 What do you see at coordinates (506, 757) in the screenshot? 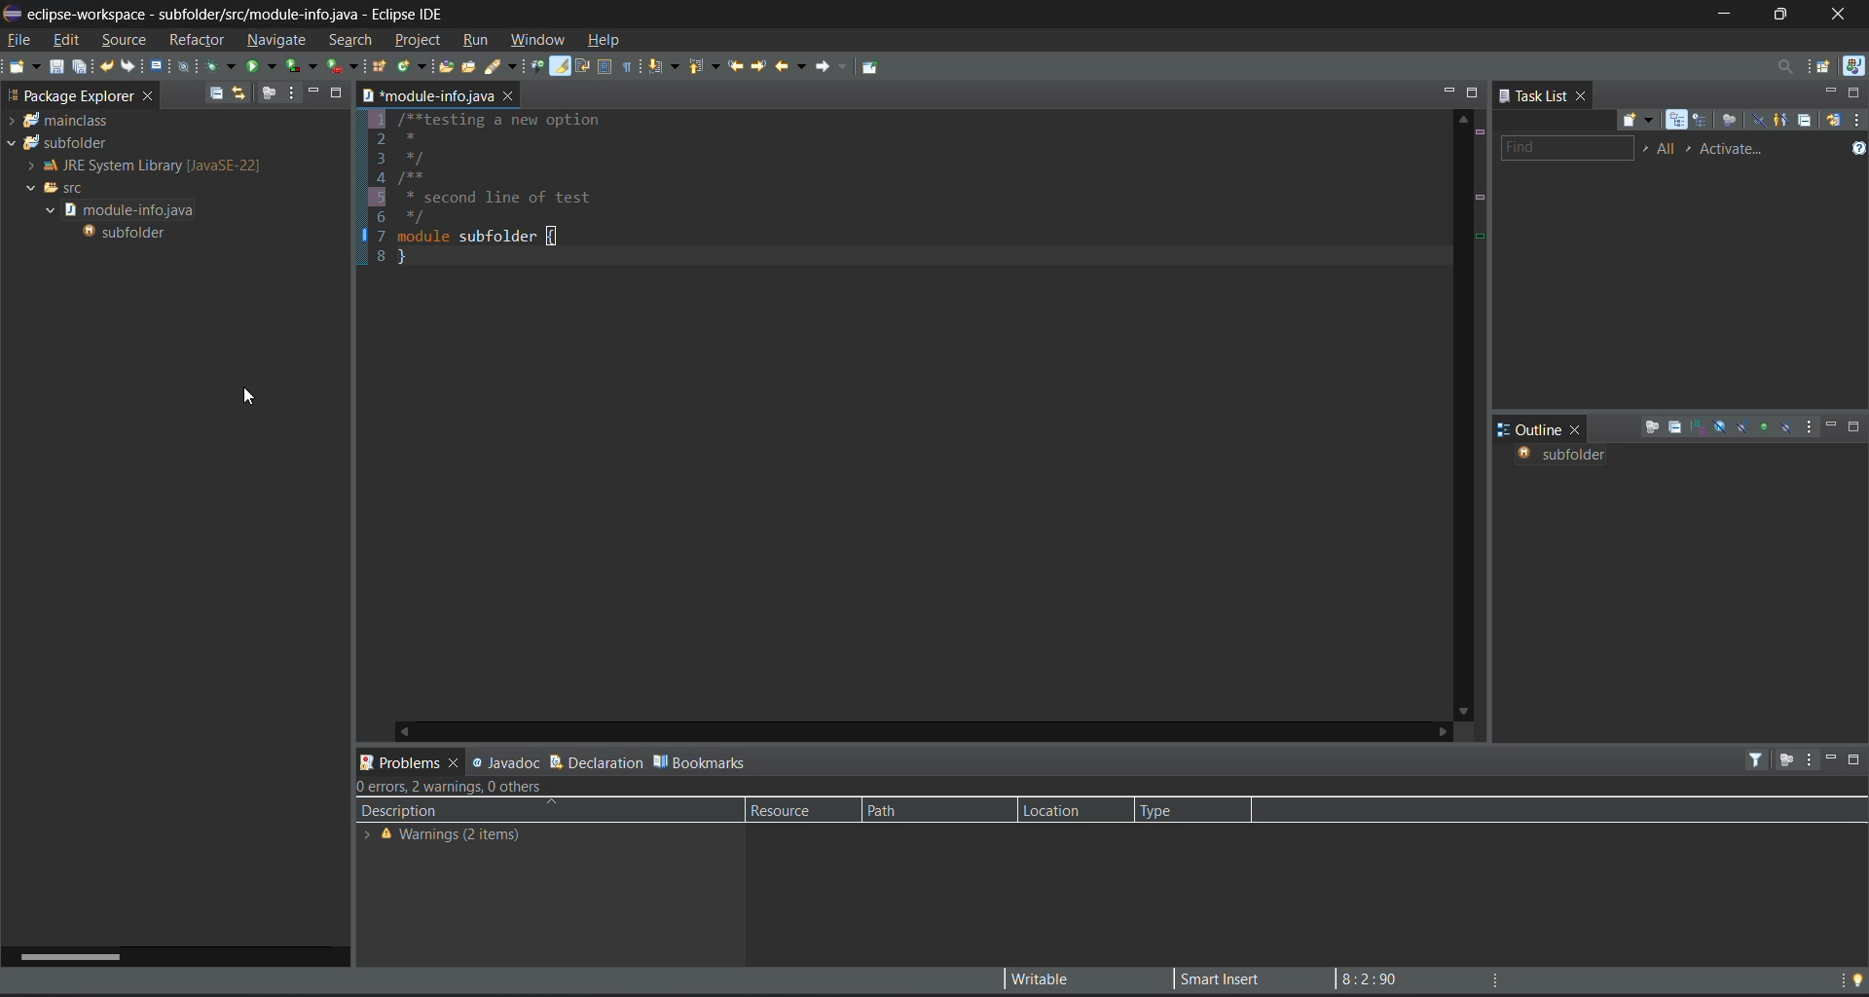
I see `javadoc` at bounding box center [506, 757].